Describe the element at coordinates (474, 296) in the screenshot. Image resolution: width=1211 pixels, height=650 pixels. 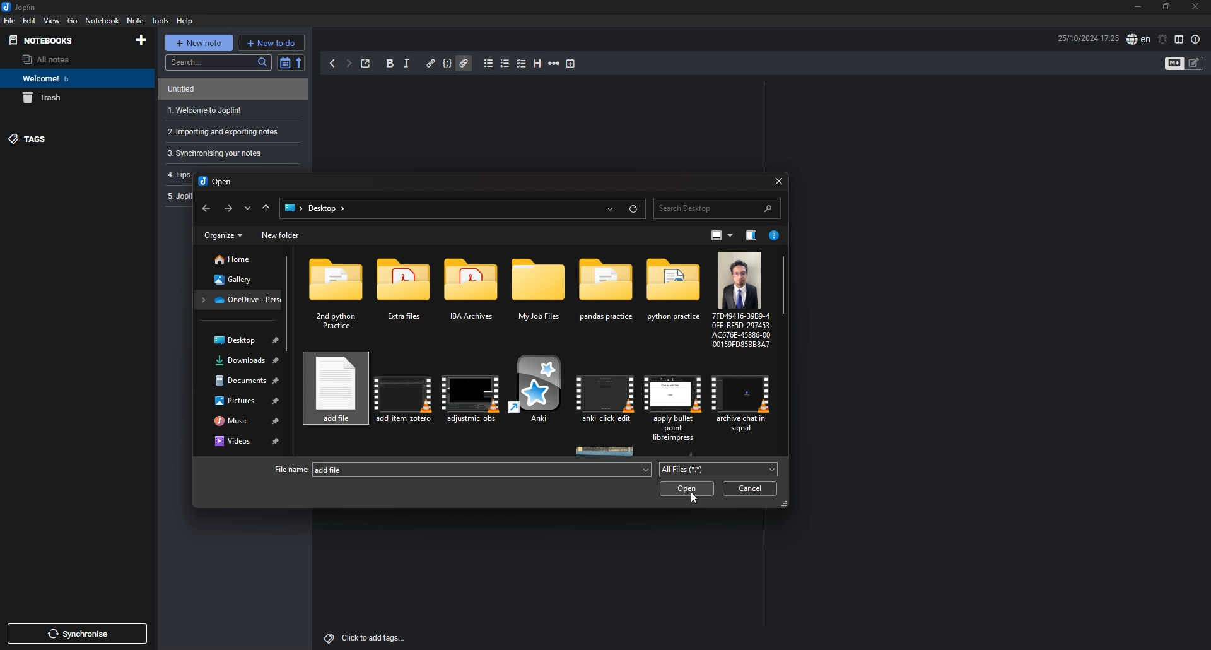
I see `folder` at that location.